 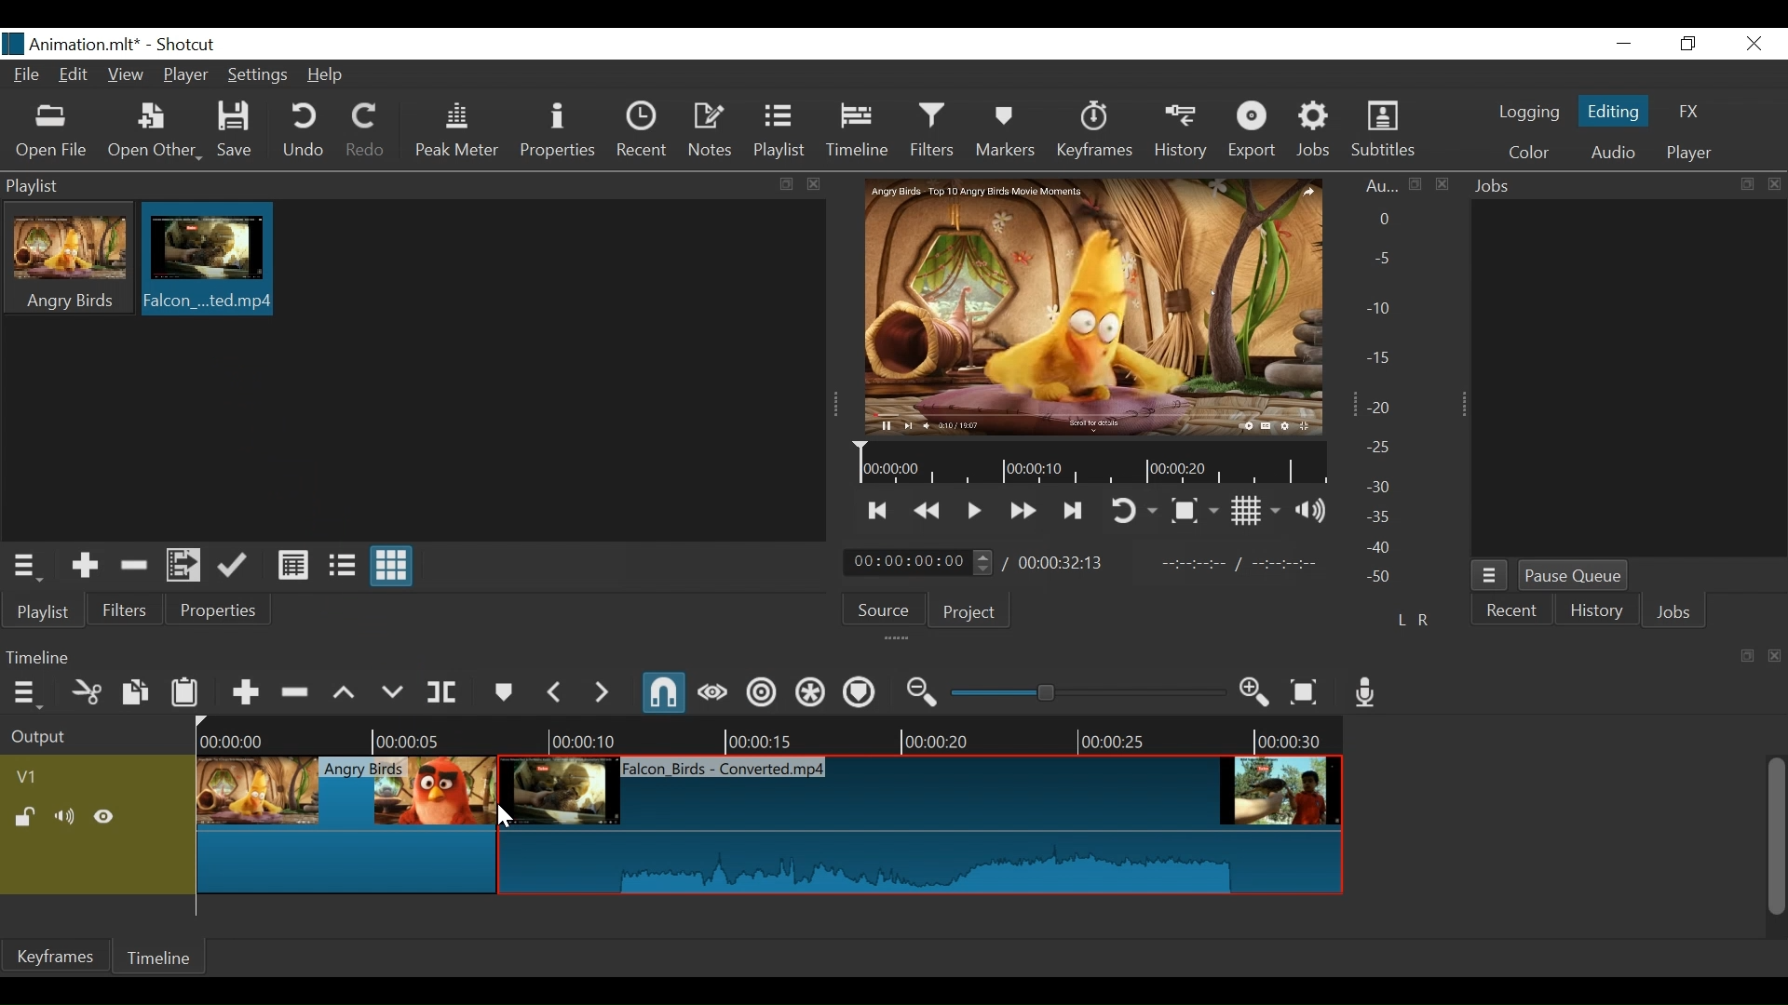 I want to click on Mute, so click(x=66, y=817).